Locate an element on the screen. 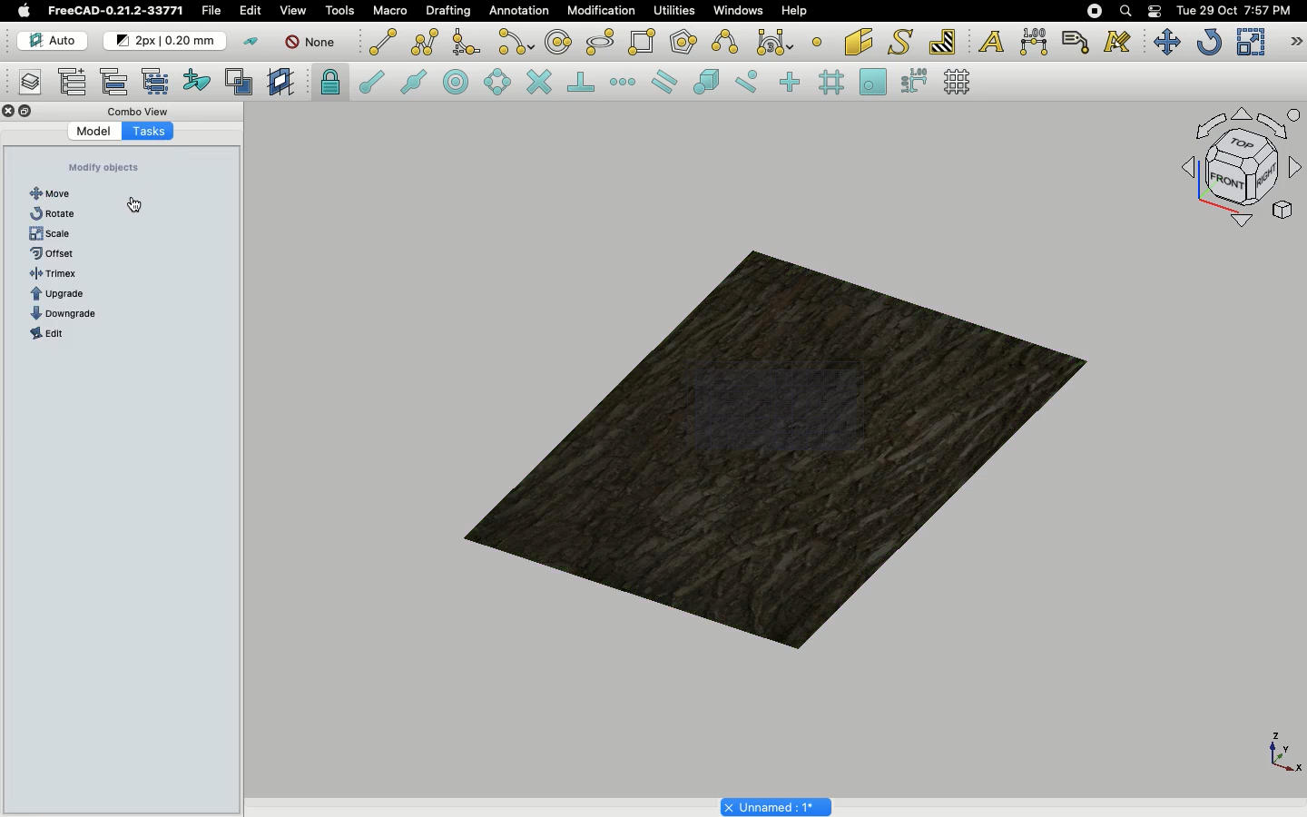 The height and width of the screenshot is (817, 1307). Apple log is located at coordinates (25, 10).